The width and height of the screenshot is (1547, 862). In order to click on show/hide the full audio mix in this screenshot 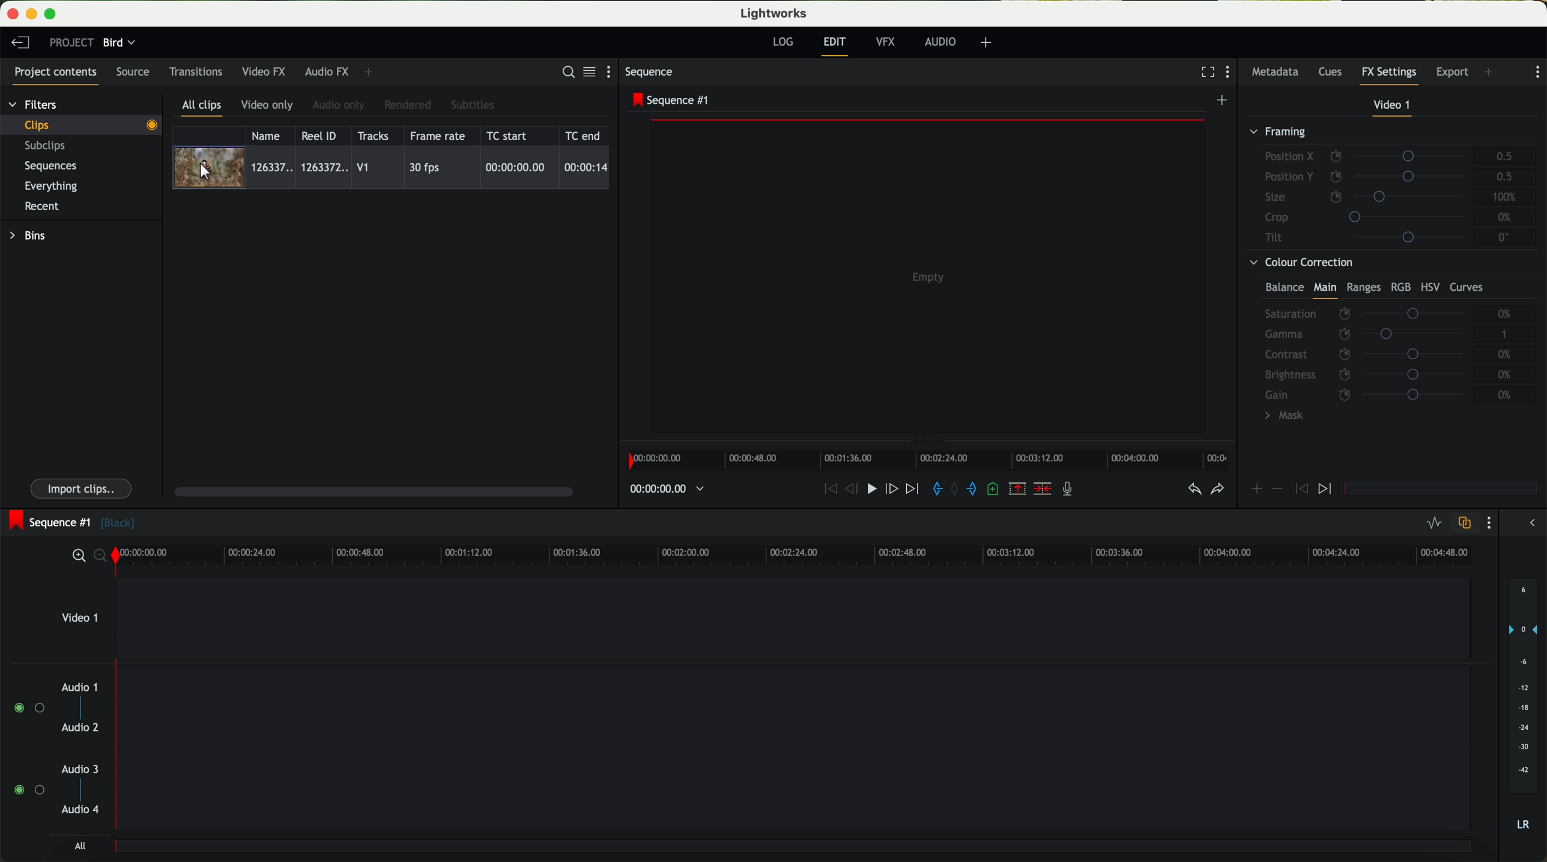, I will do `click(1528, 523)`.